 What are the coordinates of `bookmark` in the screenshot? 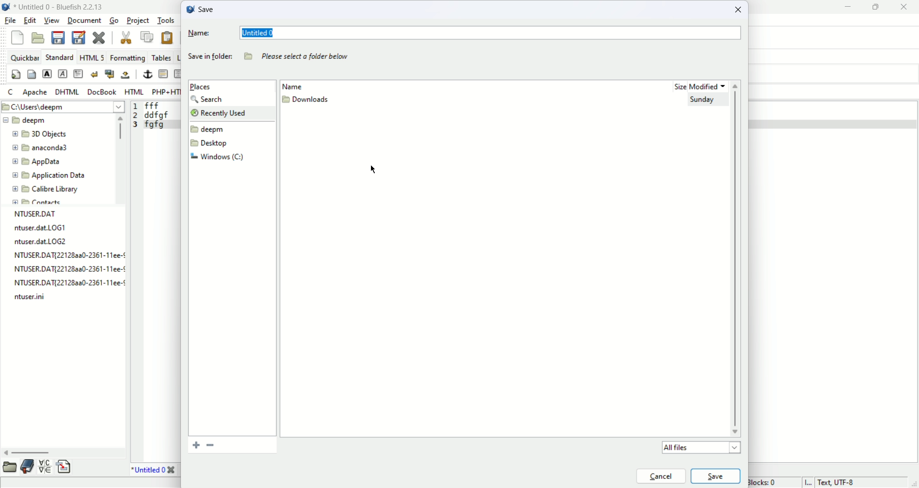 It's located at (211, 445).